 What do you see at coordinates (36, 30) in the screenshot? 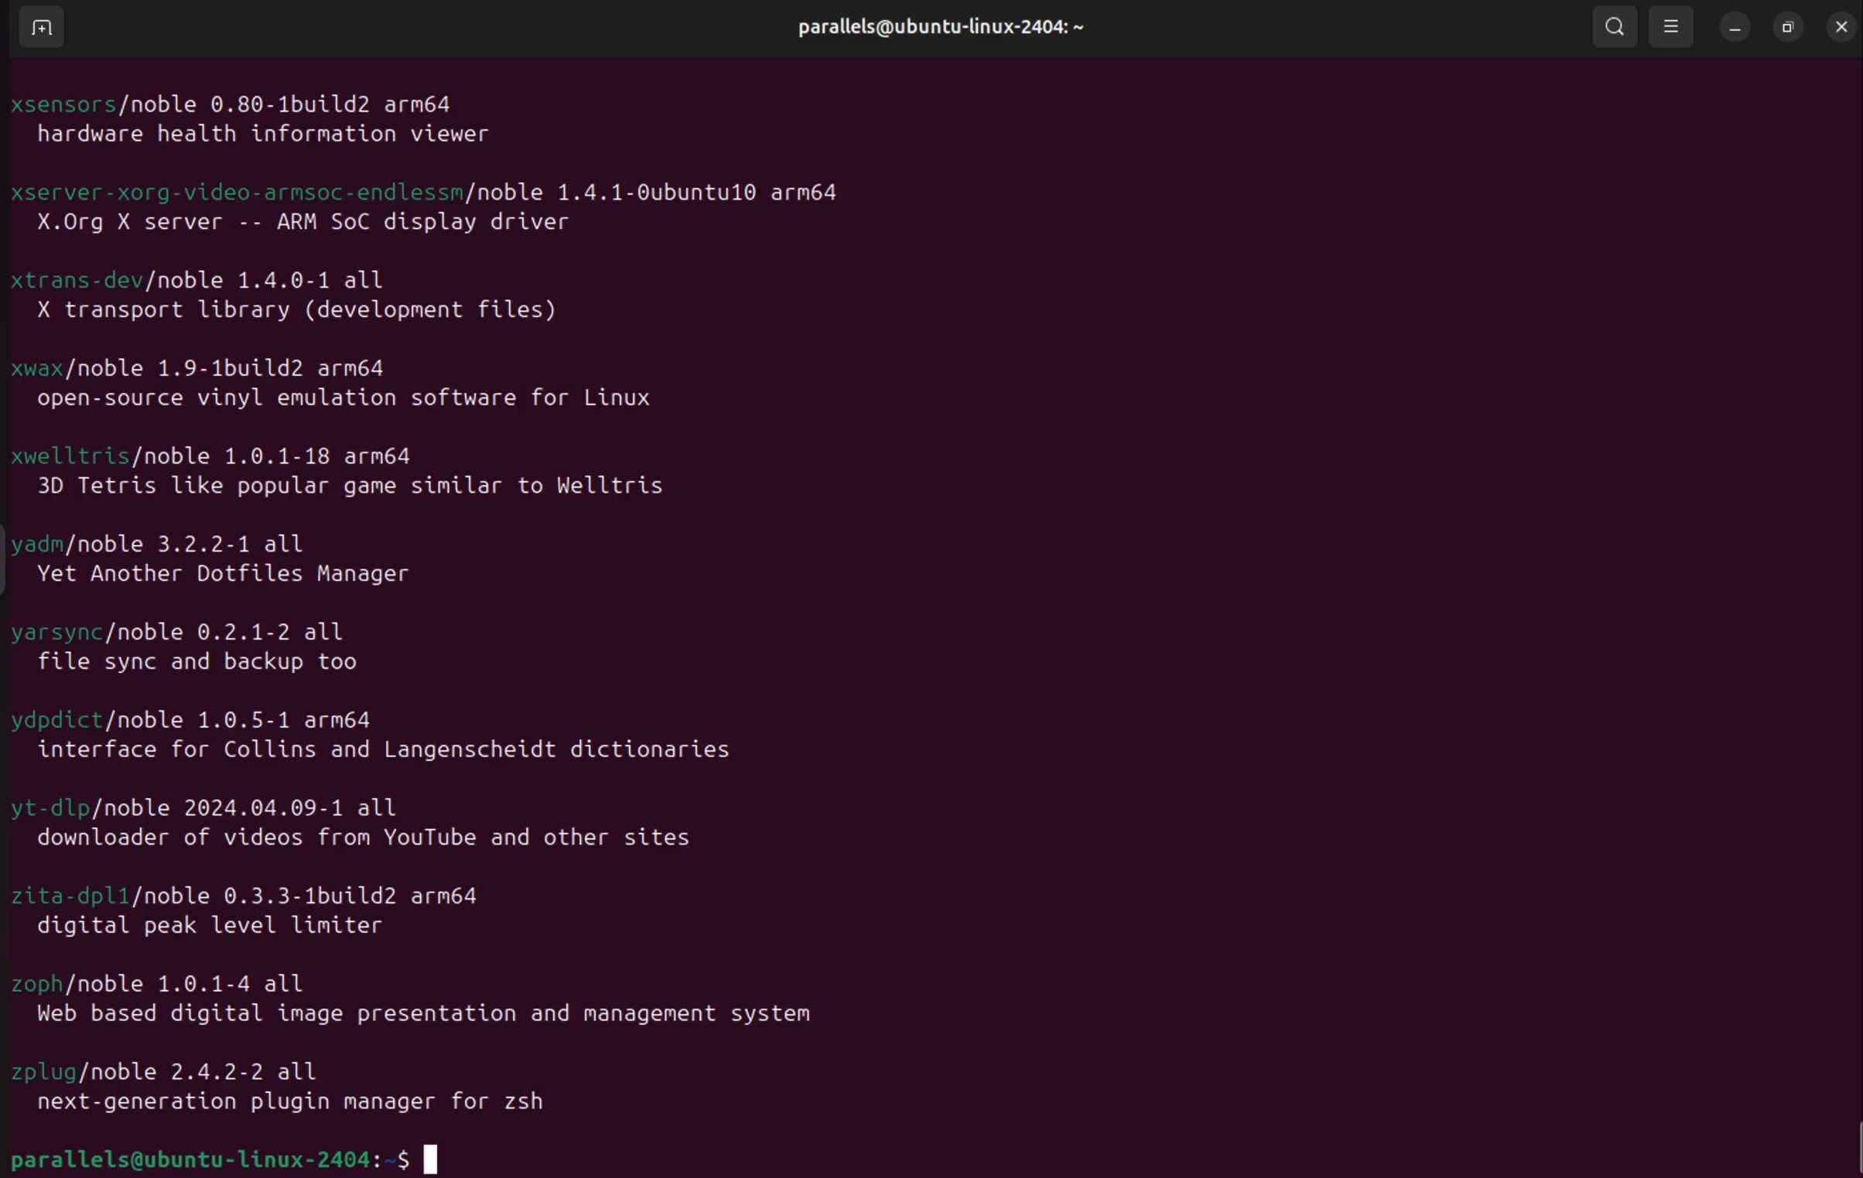
I see `add terminal` at bounding box center [36, 30].